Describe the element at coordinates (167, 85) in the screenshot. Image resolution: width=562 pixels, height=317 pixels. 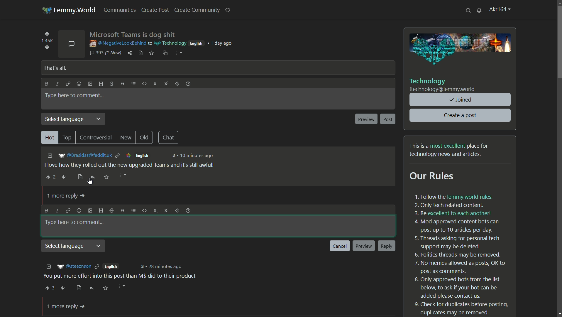
I see `superscript` at that location.